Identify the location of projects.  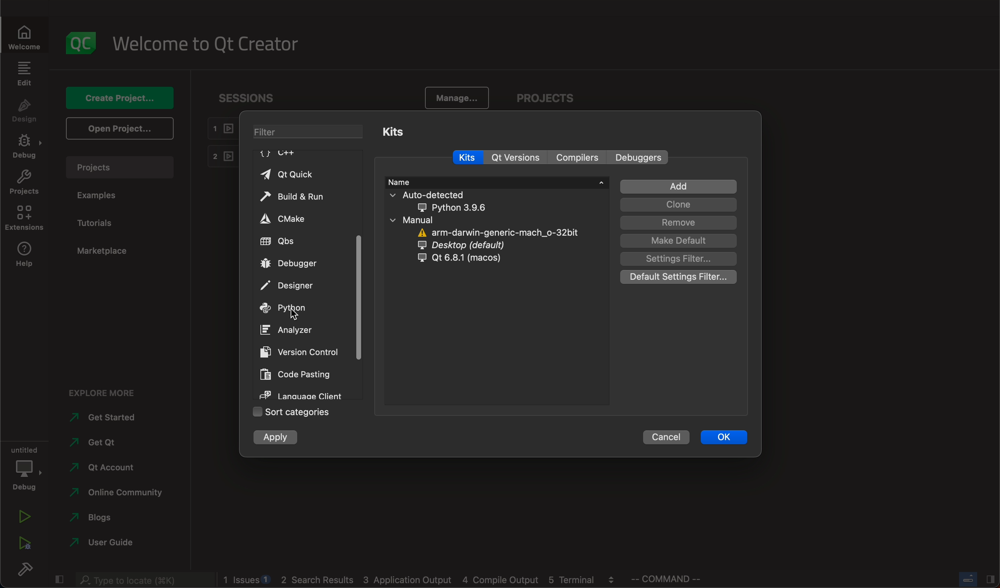
(23, 183).